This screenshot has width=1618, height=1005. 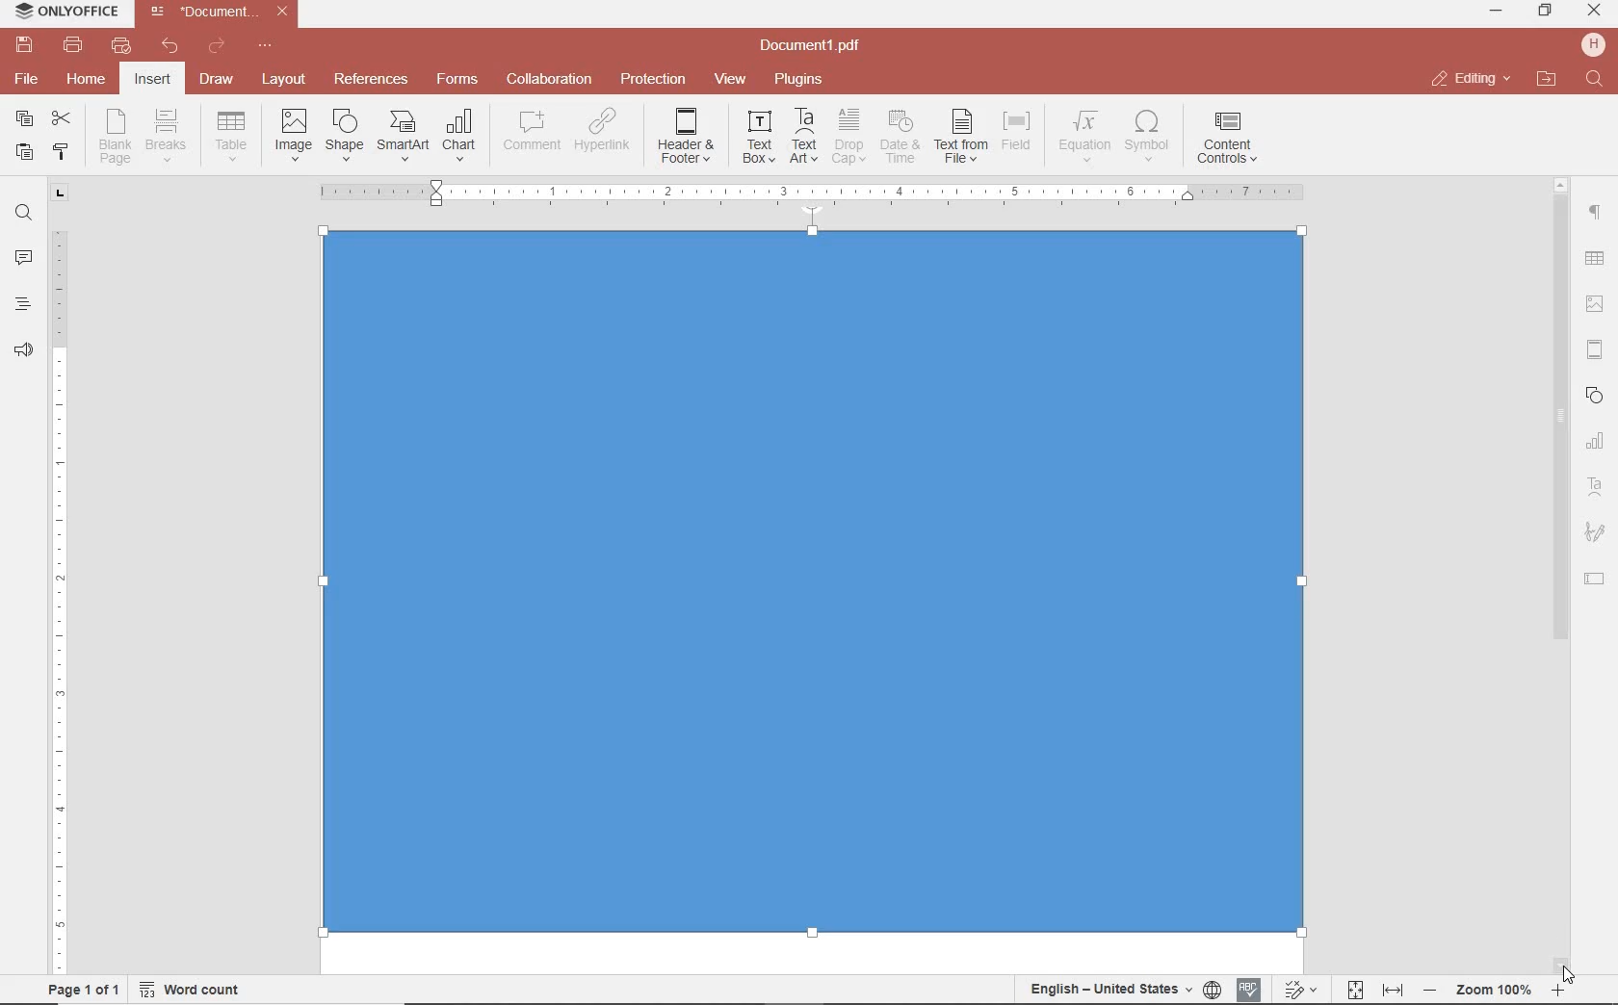 What do you see at coordinates (22, 45) in the screenshot?
I see `save` at bounding box center [22, 45].